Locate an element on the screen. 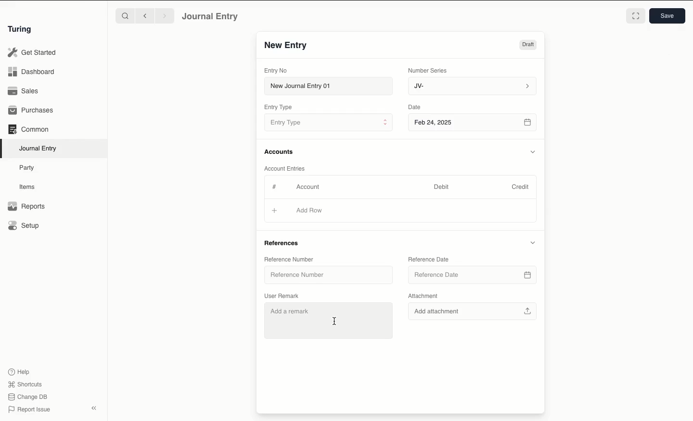 The image size is (693, 421). Attachment is located at coordinates (424, 296).